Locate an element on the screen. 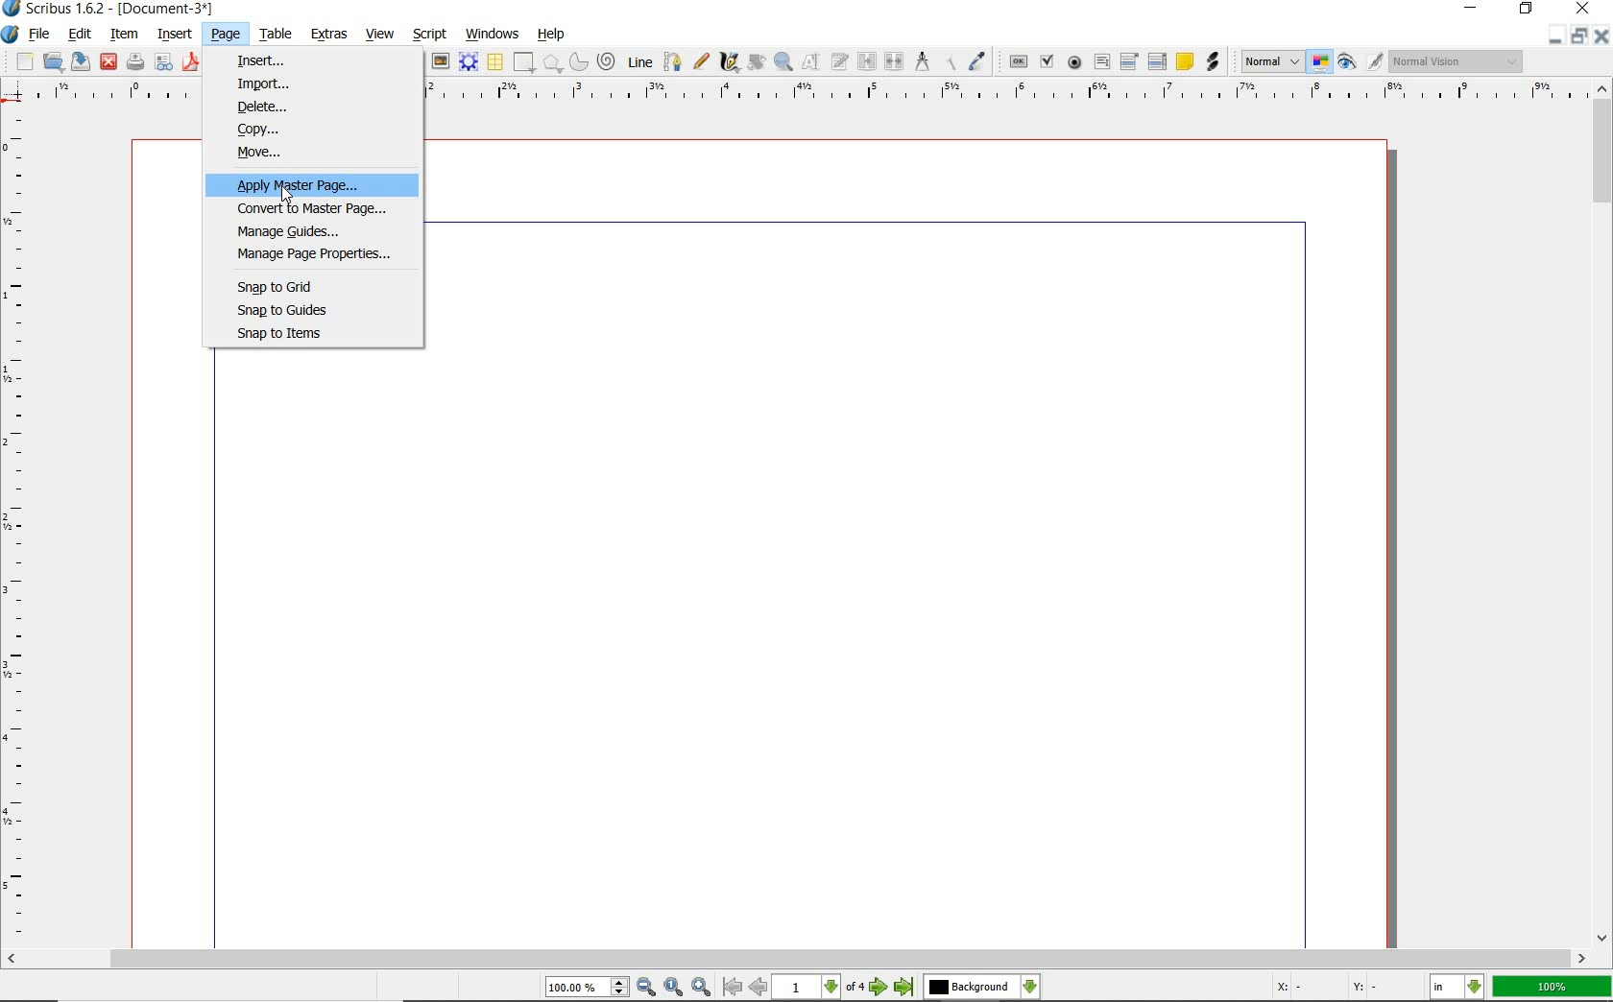  polygon is located at coordinates (551, 63).